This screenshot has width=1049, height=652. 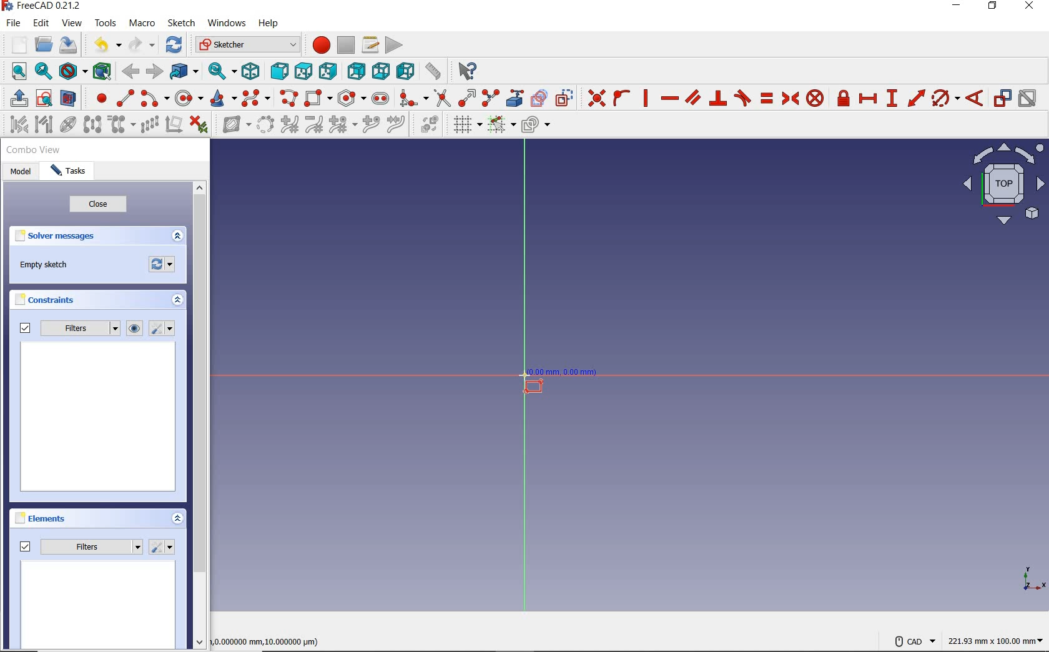 What do you see at coordinates (516, 98) in the screenshot?
I see `create external geometry` at bounding box center [516, 98].